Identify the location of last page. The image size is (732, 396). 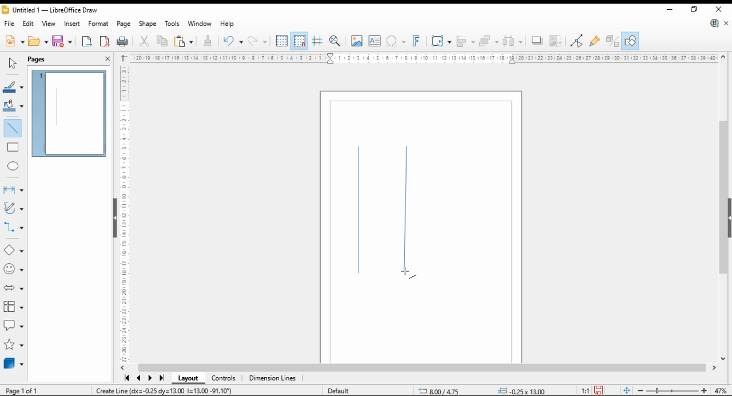
(161, 378).